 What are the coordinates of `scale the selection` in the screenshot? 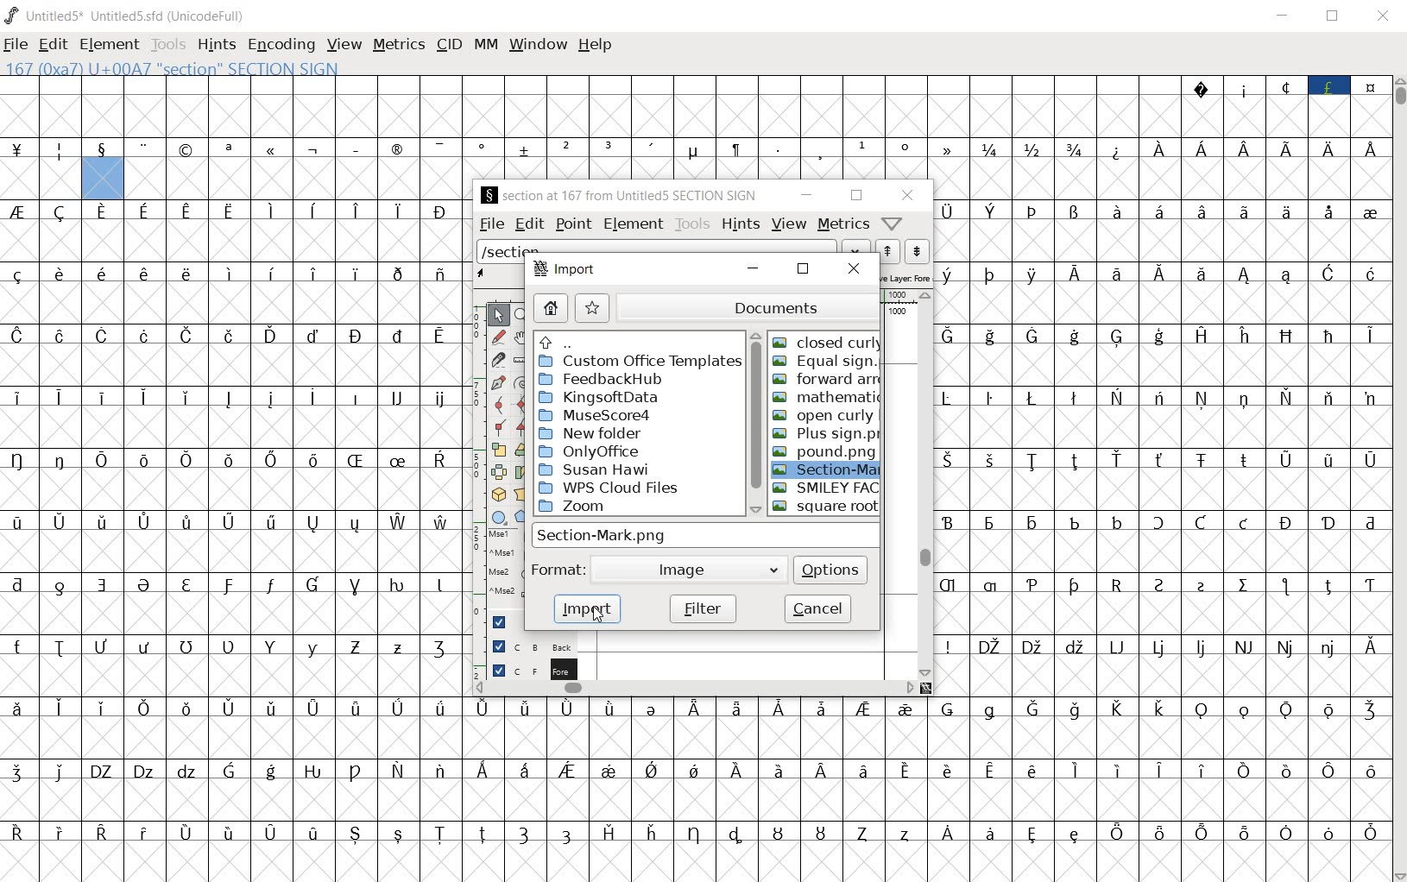 It's located at (499, 450).